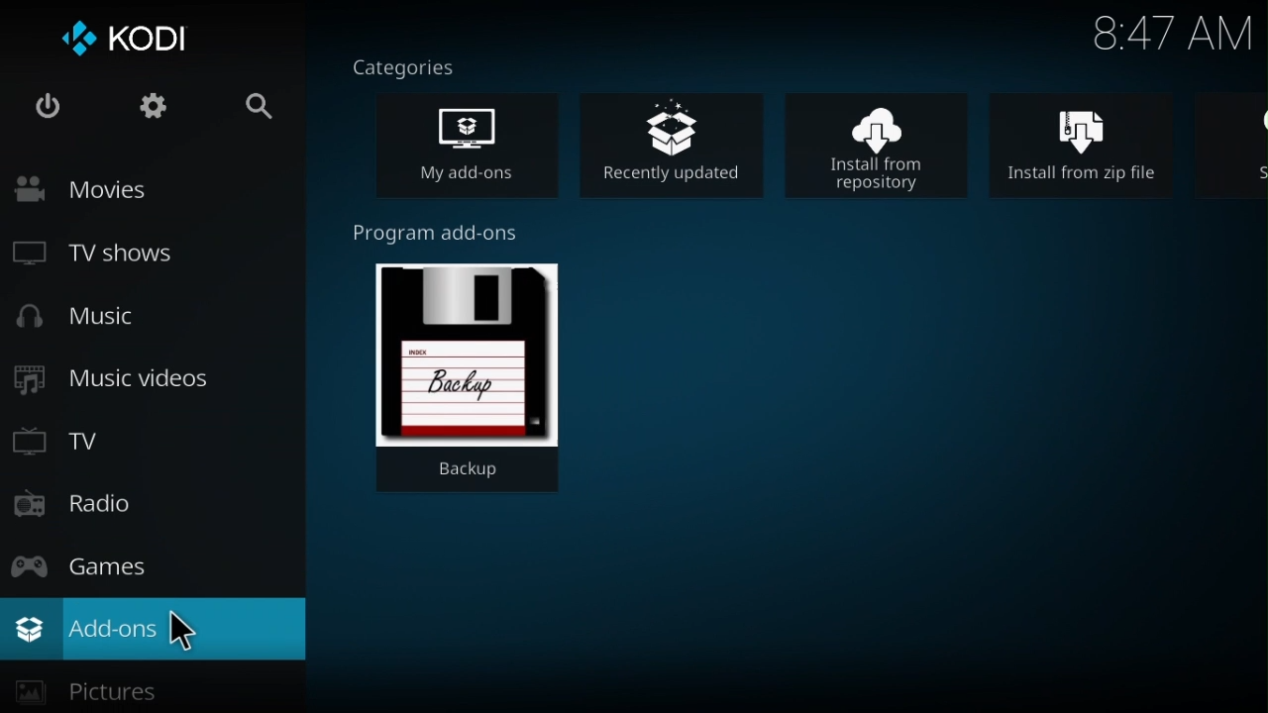 This screenshot has width=1268, height=713. I want to click on pictures, so click(145, 696).